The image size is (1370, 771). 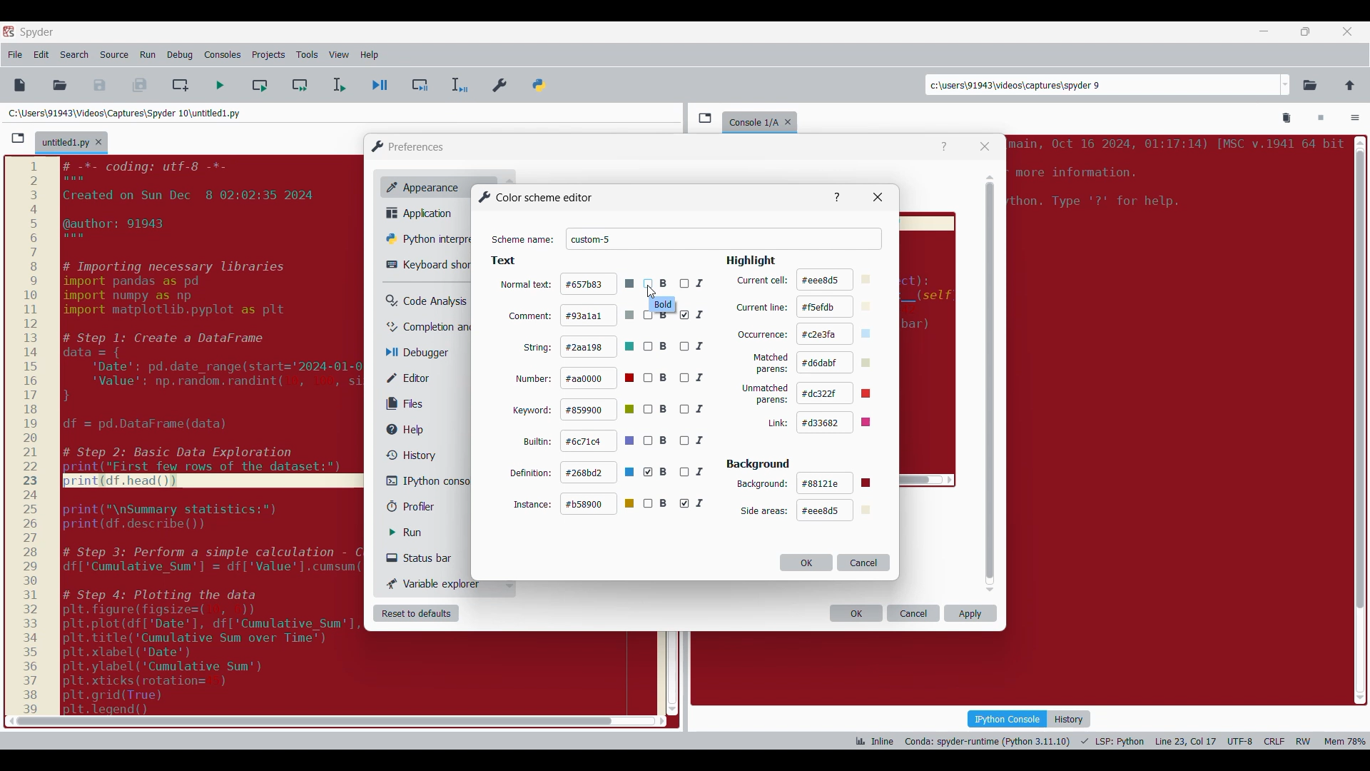 I want to click on Help, so click(x=944, y=147).